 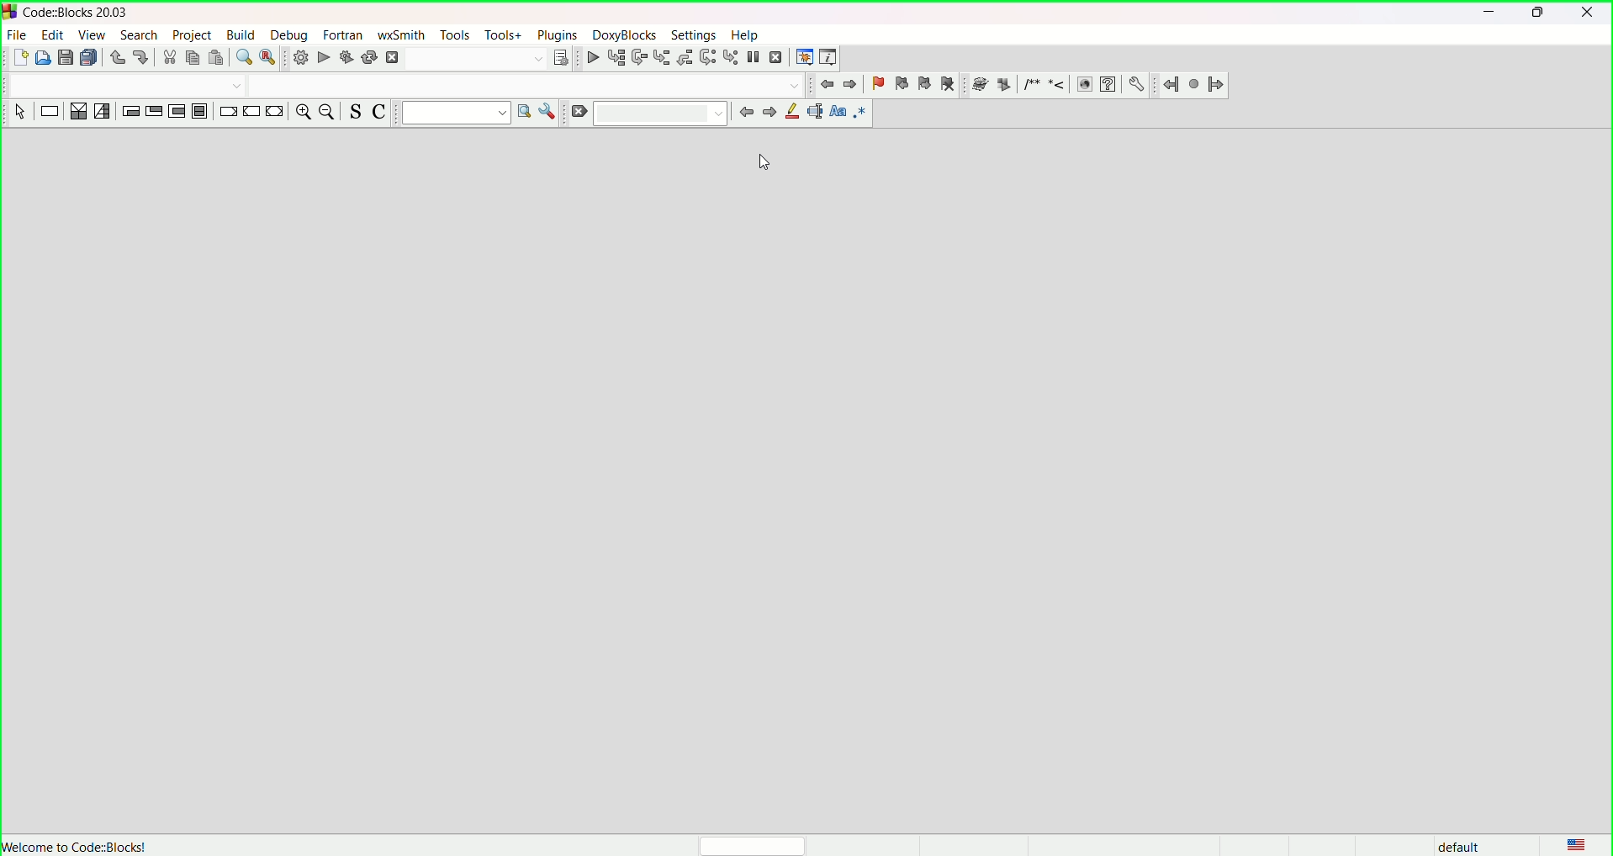 I want to click on decision, so click(x=77, y=112).